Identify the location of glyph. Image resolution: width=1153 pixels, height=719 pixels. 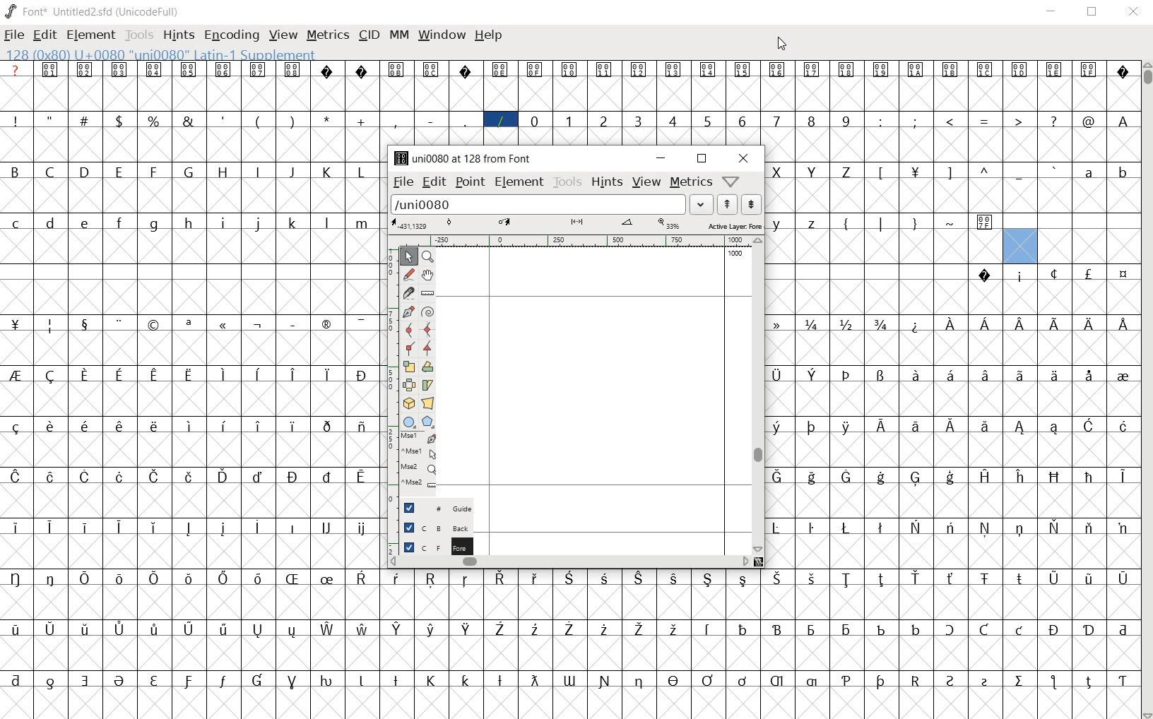
(120, 579).